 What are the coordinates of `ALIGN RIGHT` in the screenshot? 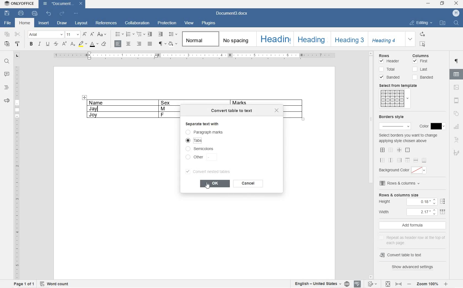 It's located at (139, 44).